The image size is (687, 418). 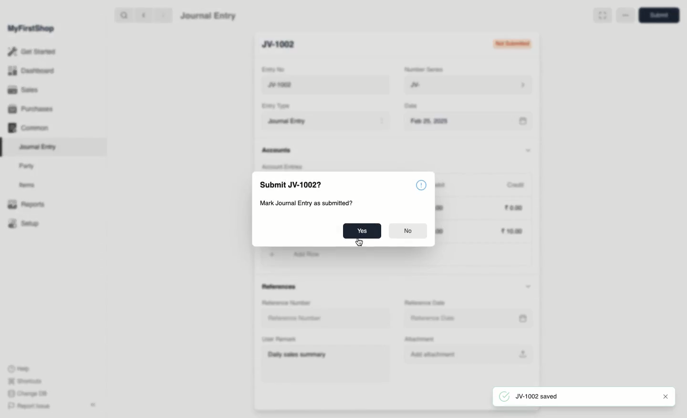 What do you see at coordinates (122, 15) in the screenshot?
I see `search` at bounding box center [122, 15].